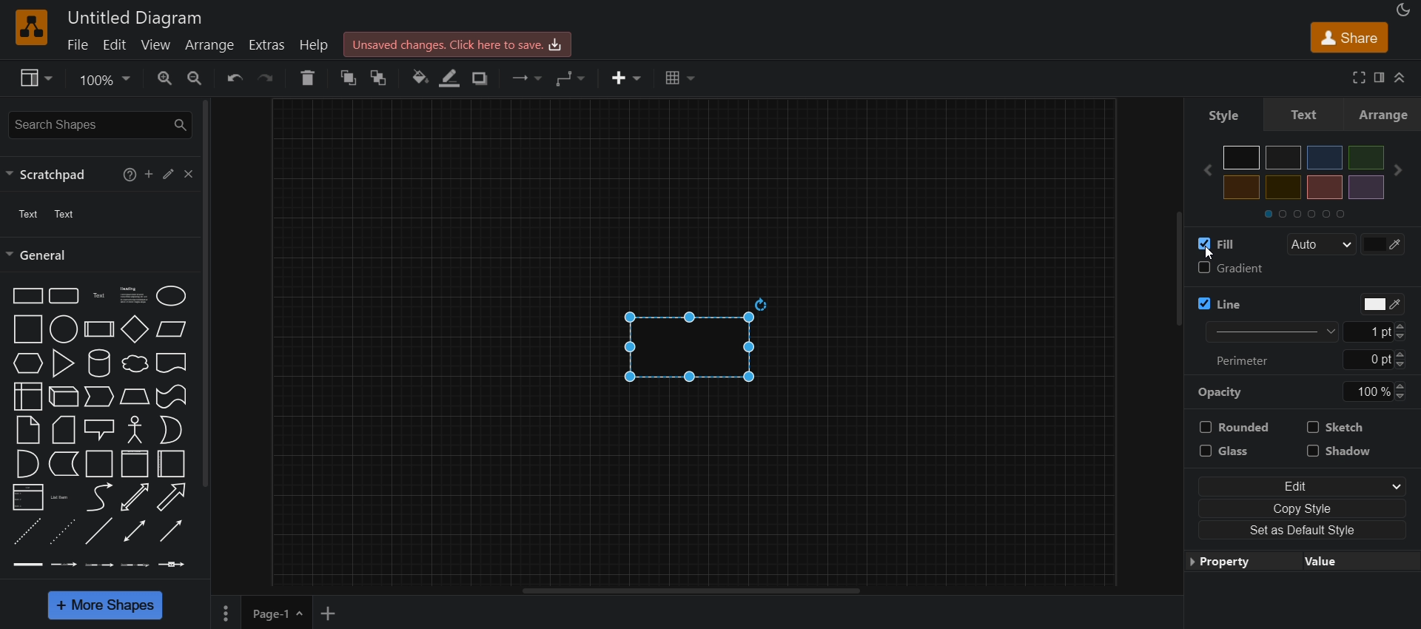 The image size is (1421, 629). I want to click on redo, so click(271, 77).